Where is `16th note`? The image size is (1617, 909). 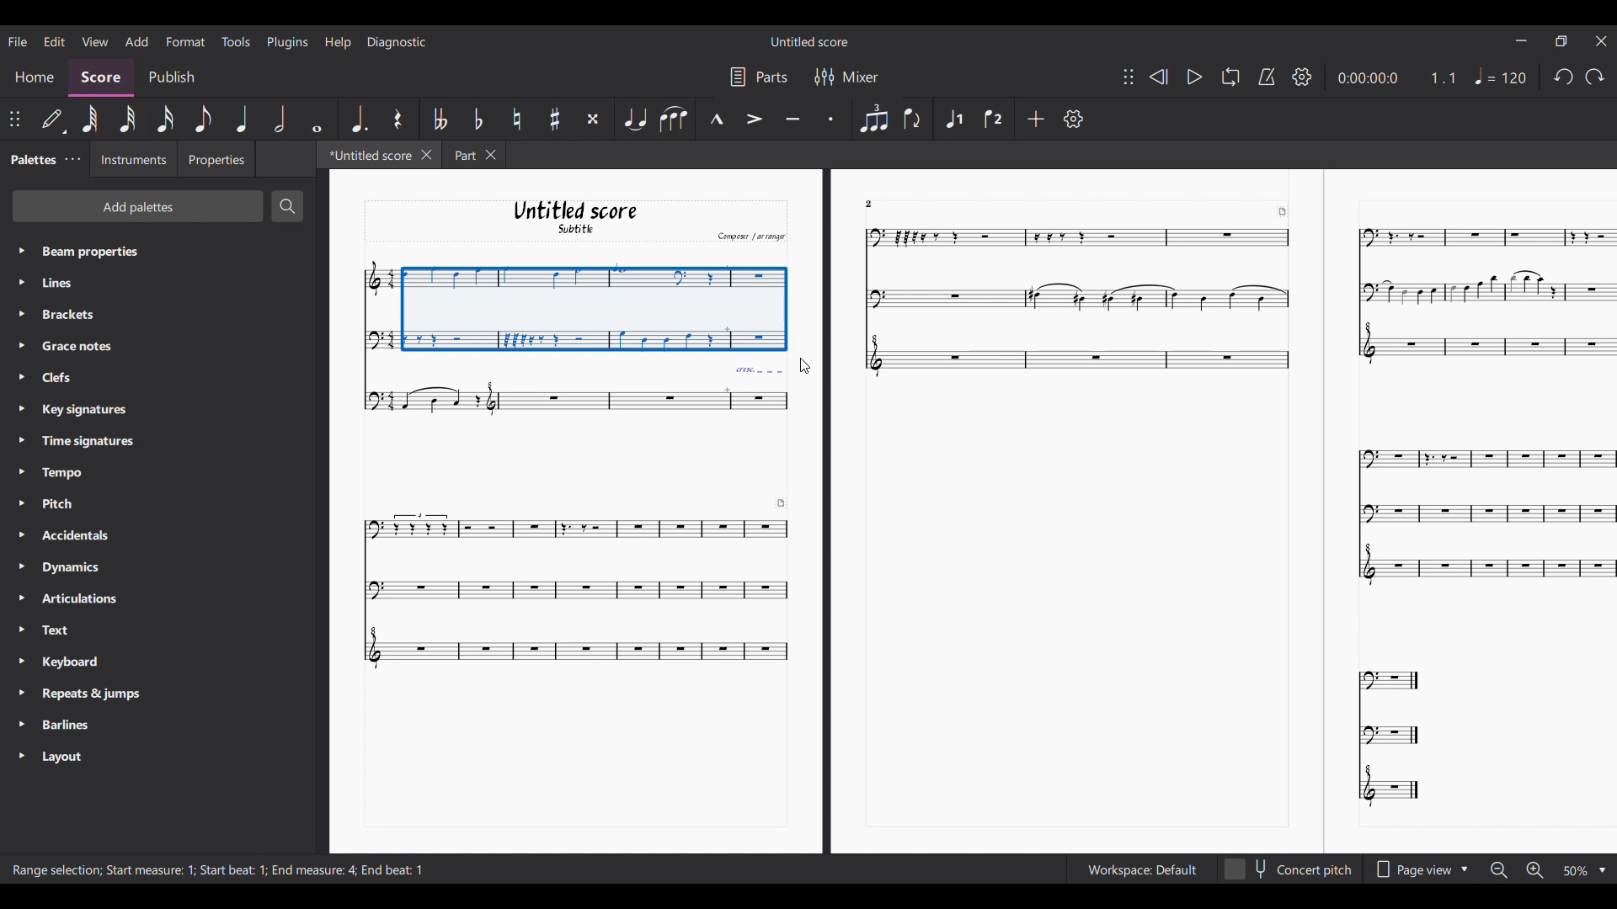 16th note is located at coordinates (165, 120).